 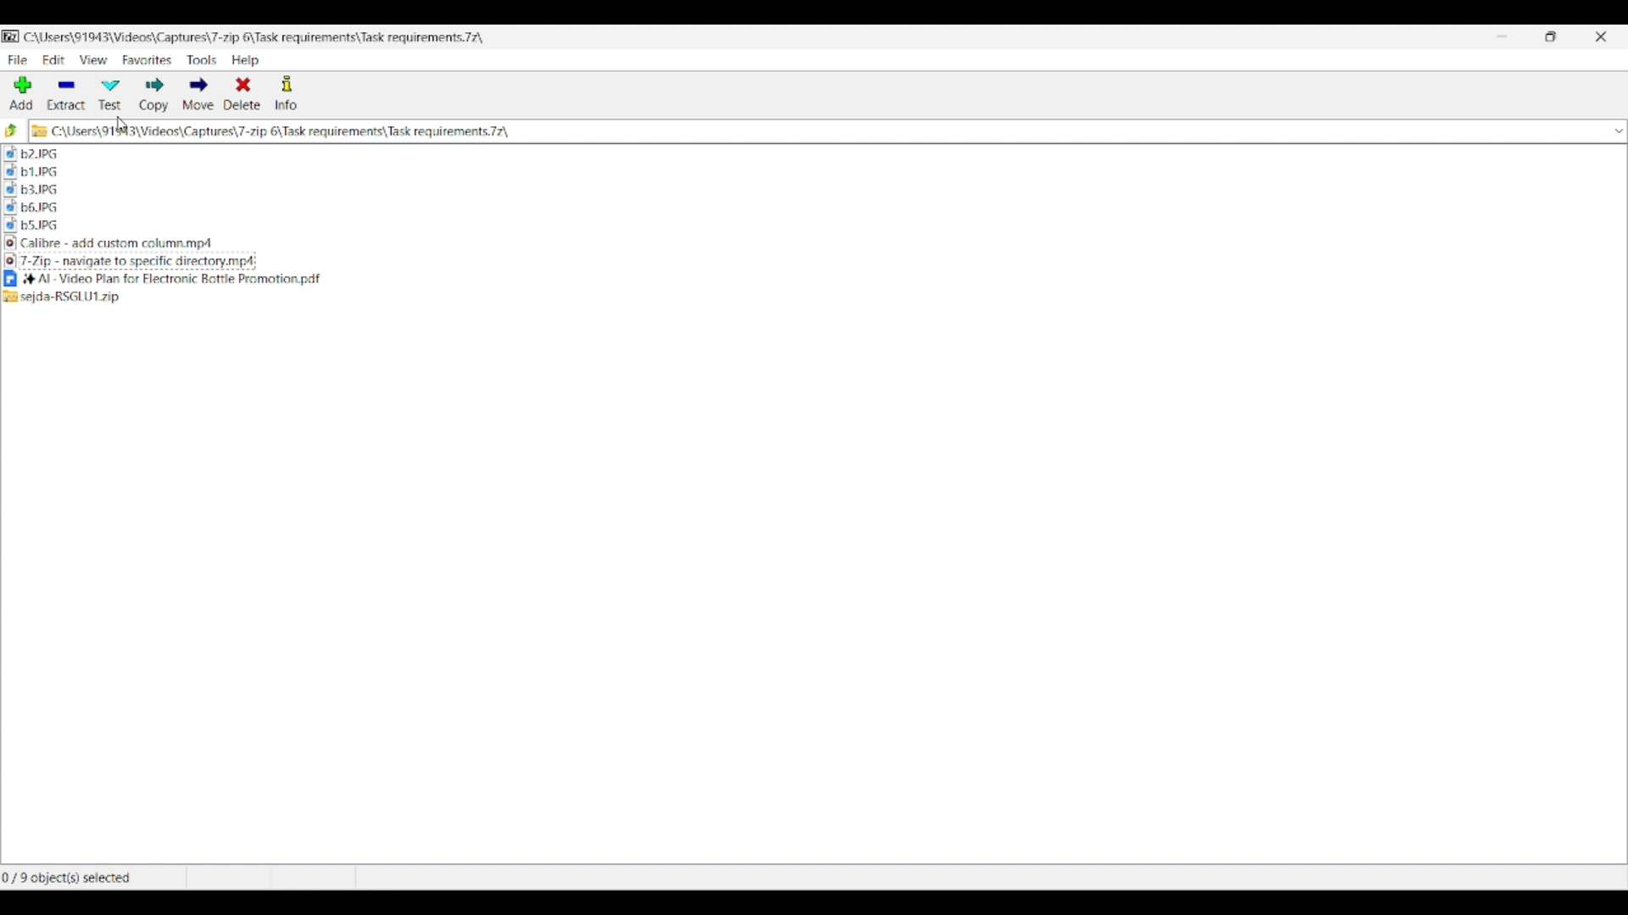 I want to click on Cursor position unchanged , so click(x=122, y=124).